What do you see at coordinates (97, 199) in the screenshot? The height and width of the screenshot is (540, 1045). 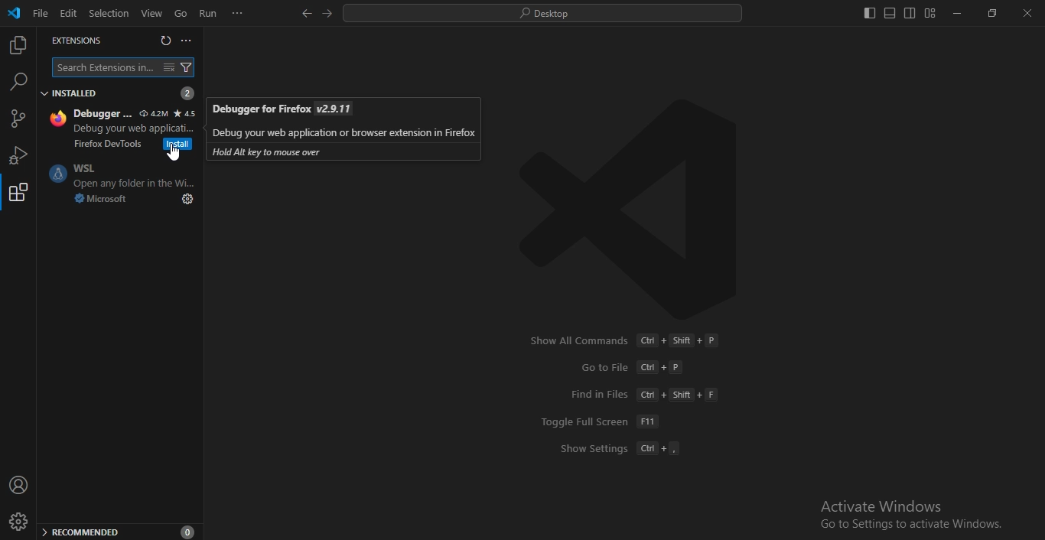 I see `microsoft` at bounding box center [97, 199].